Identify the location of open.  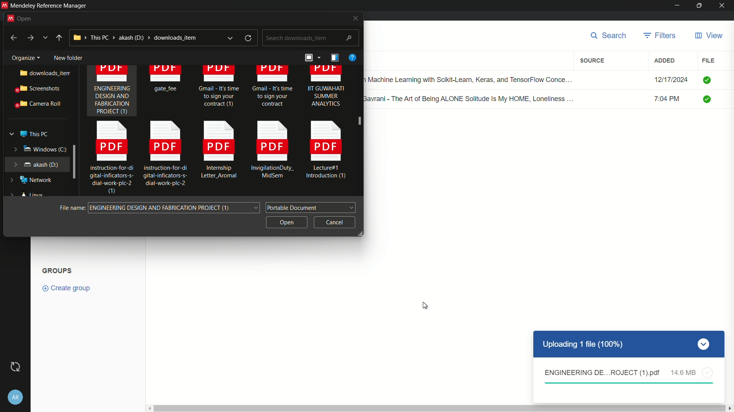
(286, 221).